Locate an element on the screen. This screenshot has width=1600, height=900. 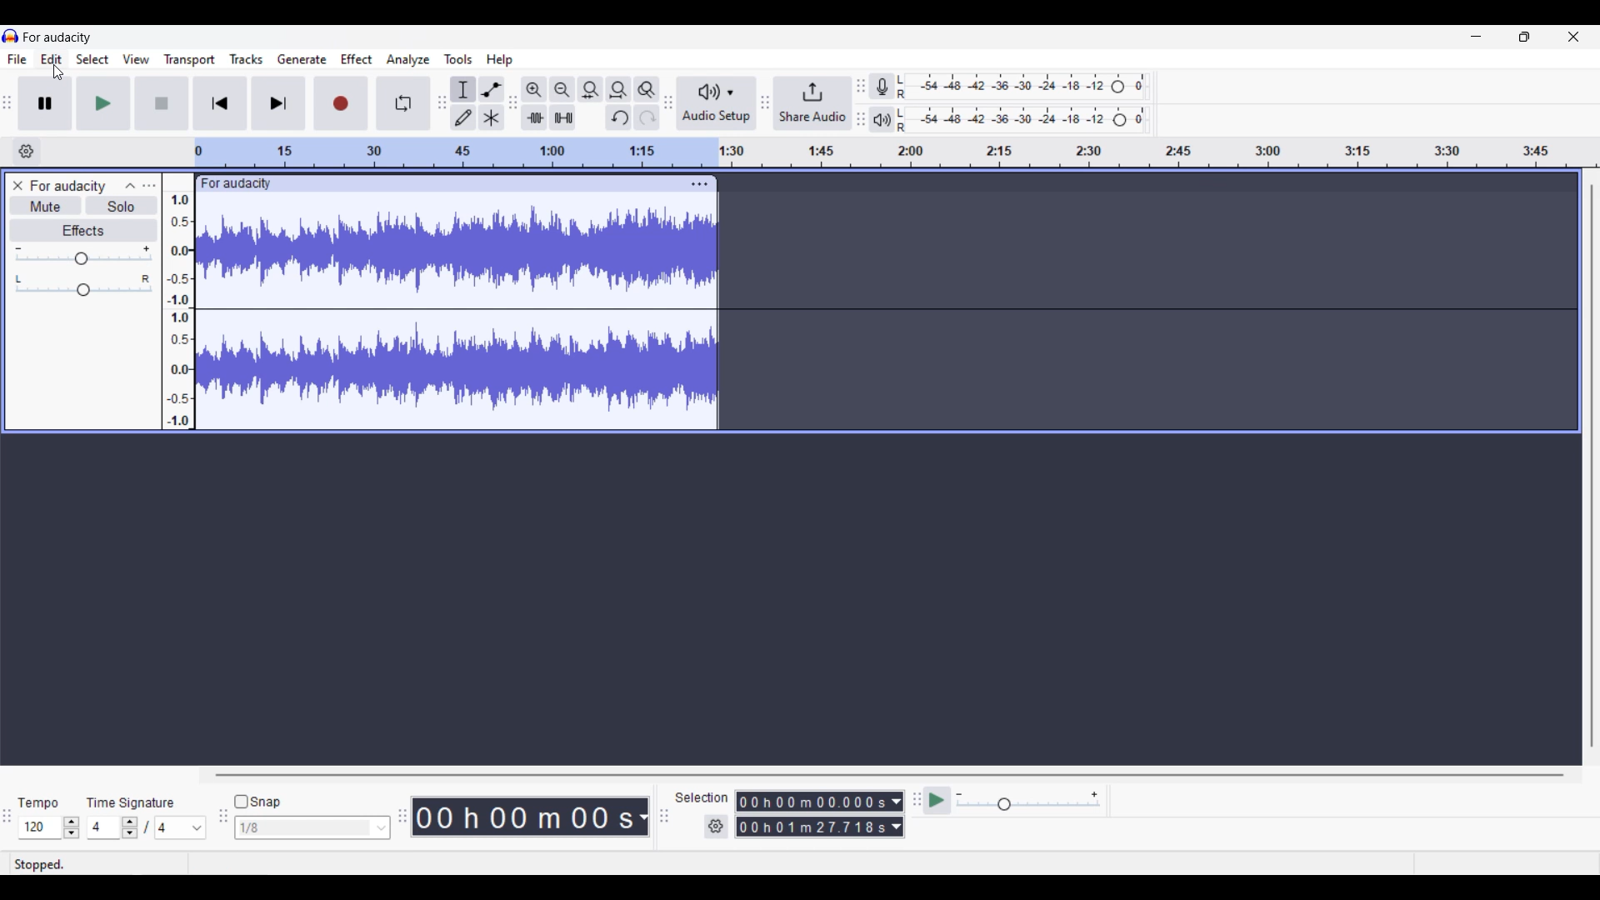
Recording level is located at coordinates (1022, 87).